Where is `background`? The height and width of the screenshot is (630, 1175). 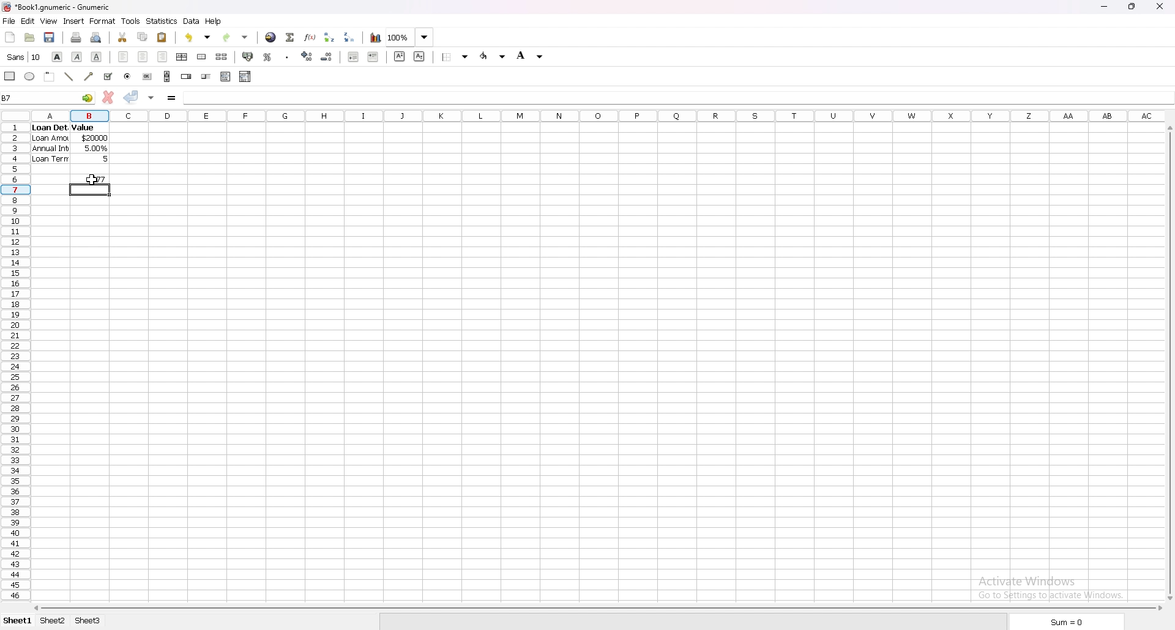 background is located at coordinates (530, 55).